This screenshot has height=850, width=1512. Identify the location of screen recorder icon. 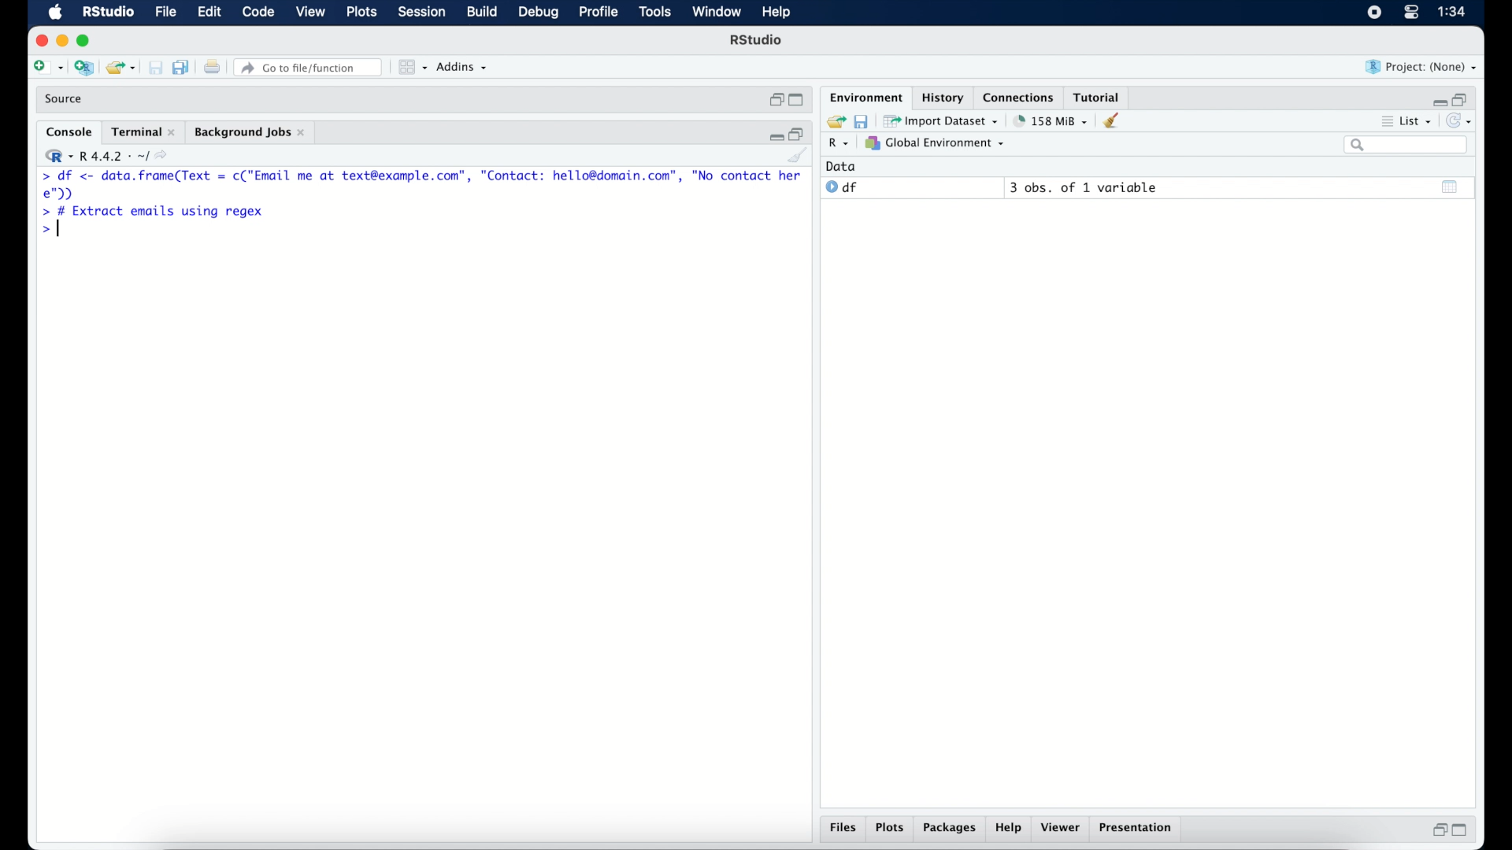
(1373, 13).